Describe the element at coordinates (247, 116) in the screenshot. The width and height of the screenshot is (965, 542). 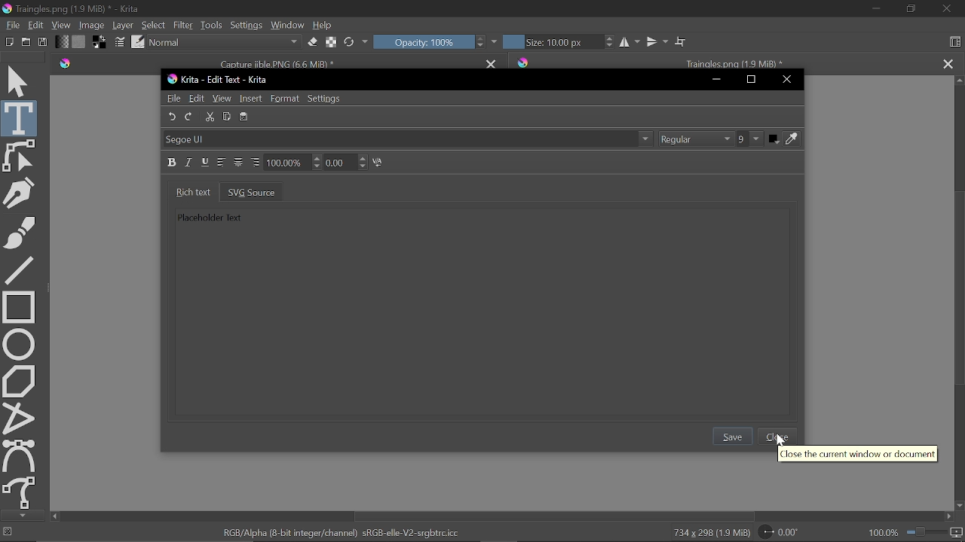
I see `Paste` at that location.